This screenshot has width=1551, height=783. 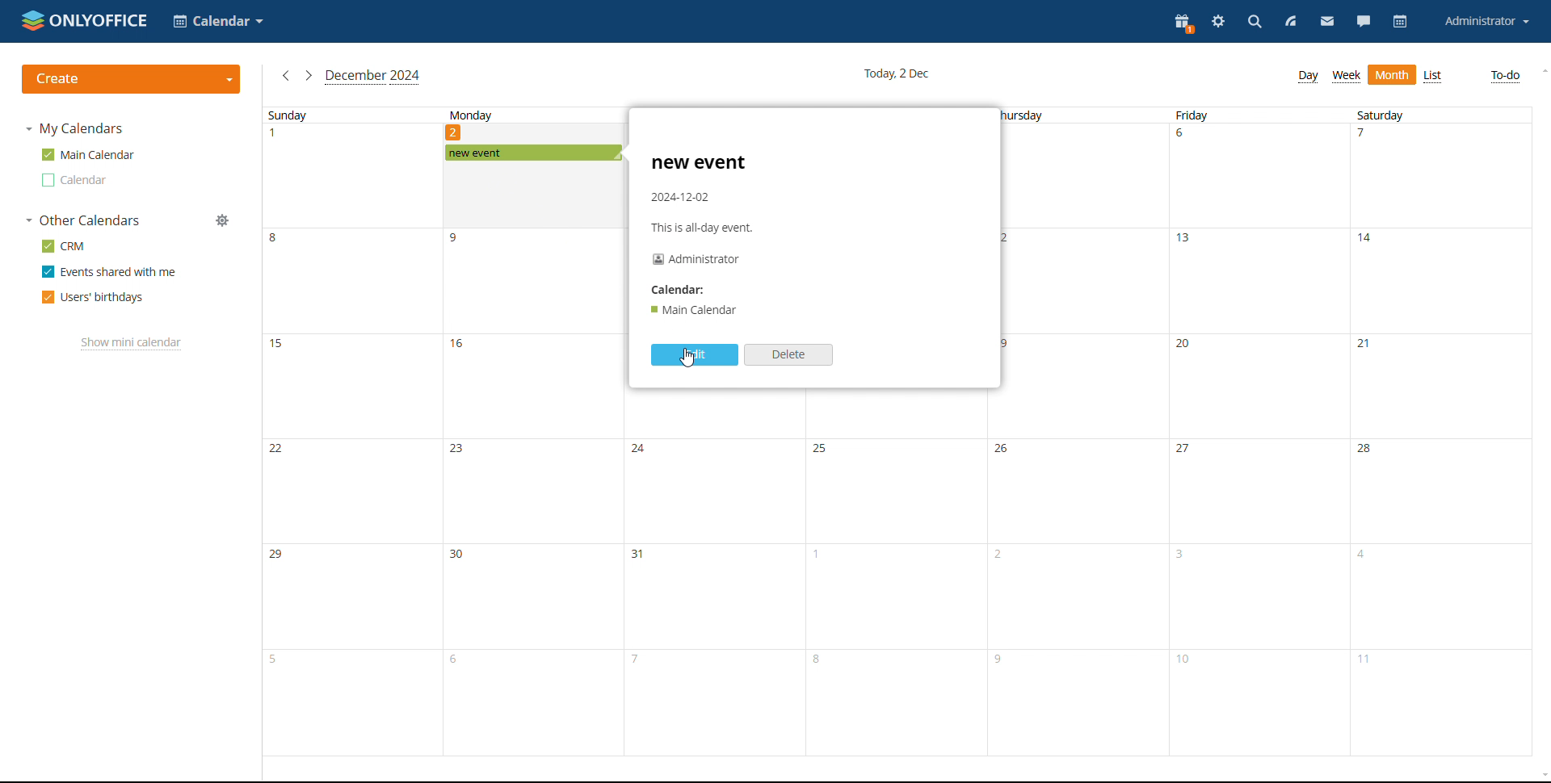 I want to click on other calendar, so click(x=72, y=180).